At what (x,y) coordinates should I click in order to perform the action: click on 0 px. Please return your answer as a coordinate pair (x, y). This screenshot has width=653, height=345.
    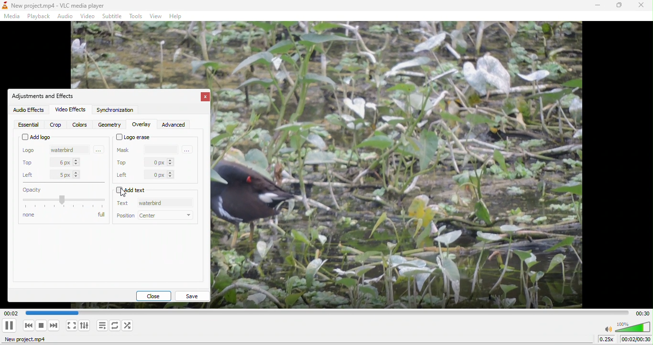
    Looking at the image, I should click on (162, 163).